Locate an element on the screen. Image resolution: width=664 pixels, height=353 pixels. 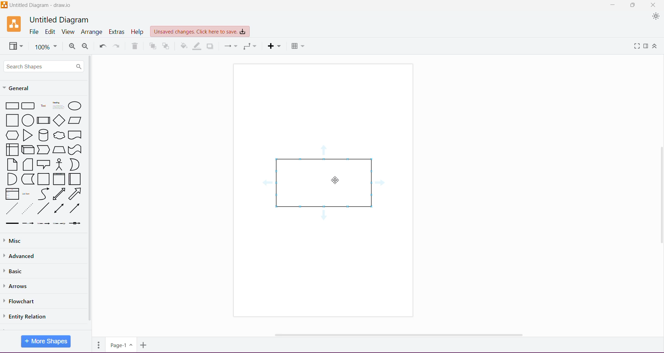
Waypoints is located at coordinates (250, 47).